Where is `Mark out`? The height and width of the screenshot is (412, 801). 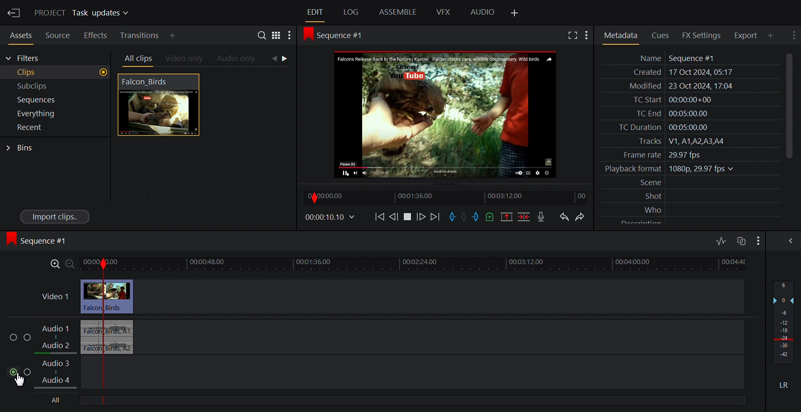 Mark out is located at coordinates (479, 216).